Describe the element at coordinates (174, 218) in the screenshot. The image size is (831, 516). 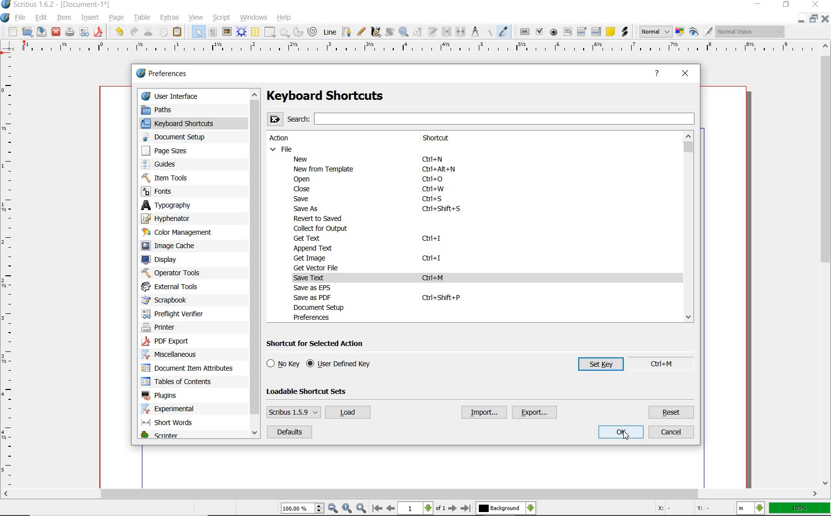
I see `hyphenator` at that location.